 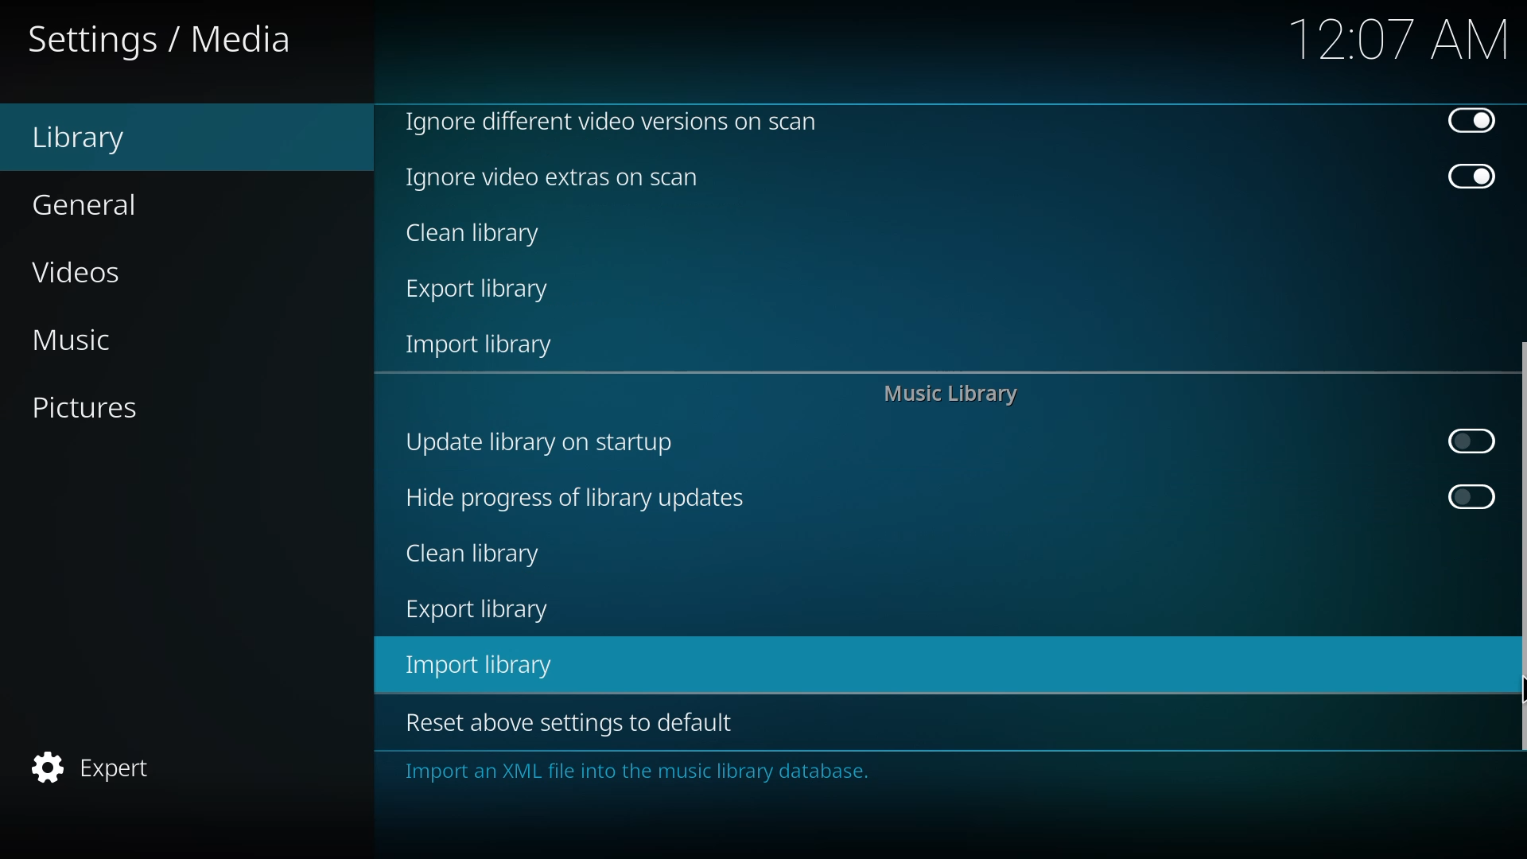 I want to click on music library, so click(x=948, y=396).